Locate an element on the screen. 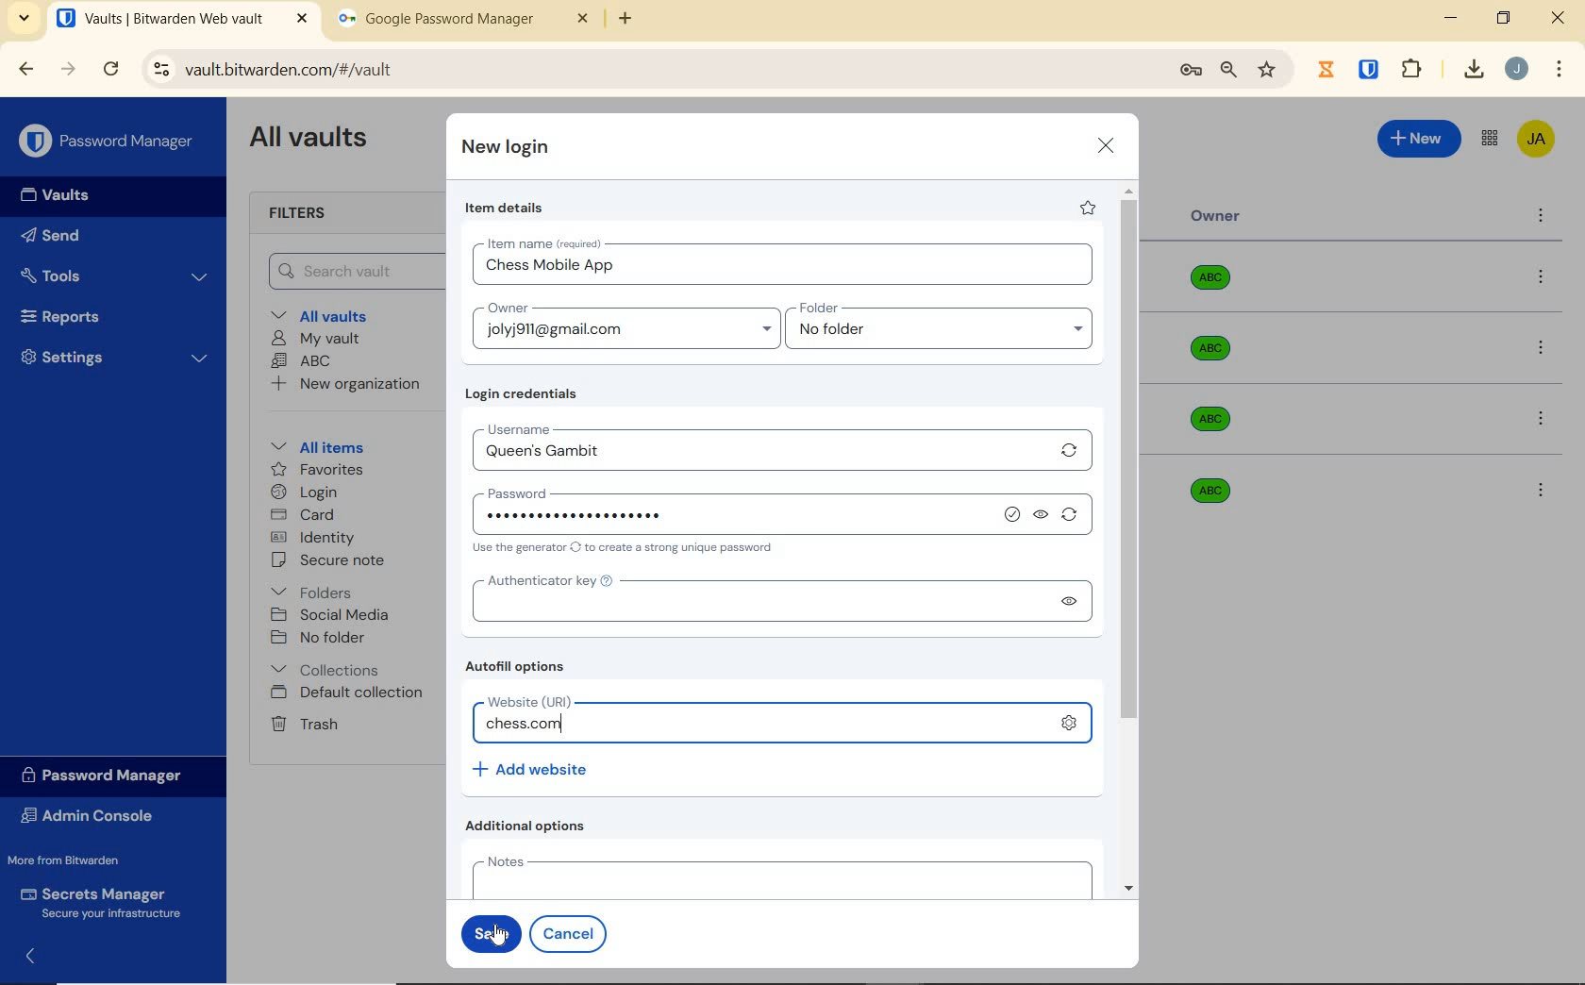 The width and height of the screenshot is (1585, 985). All items is located at coordinates (314, 444).